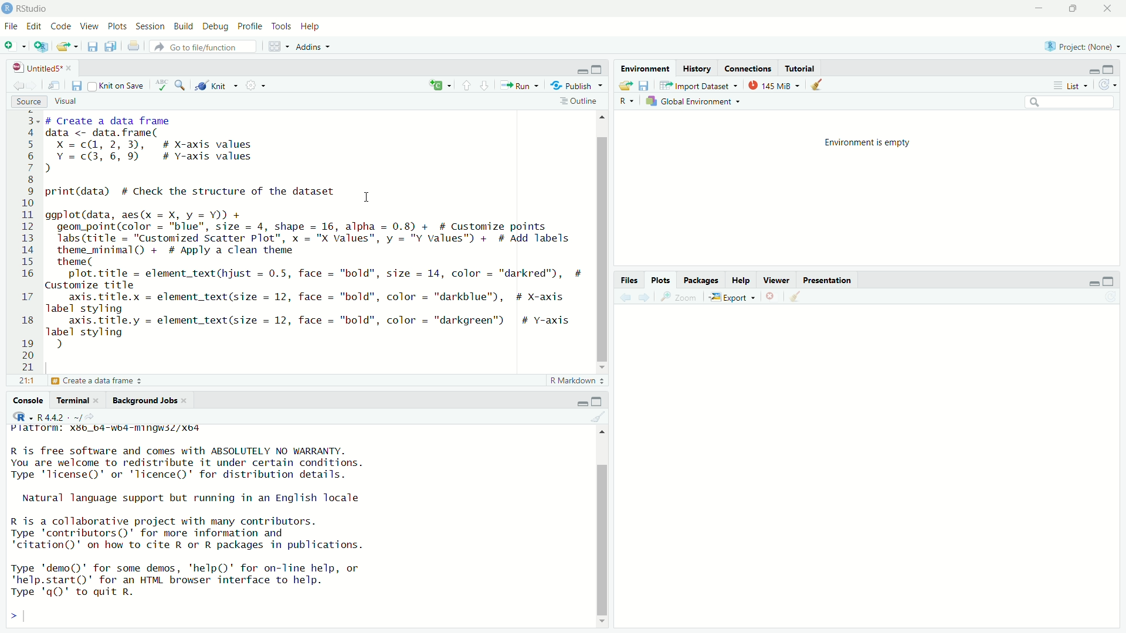 Image resolution: width=1126 pixels, height=633 pixels. What do you see at coordinates (644, 86) in the screenshot?
I see `Save file` at bounding box center [644, 86].